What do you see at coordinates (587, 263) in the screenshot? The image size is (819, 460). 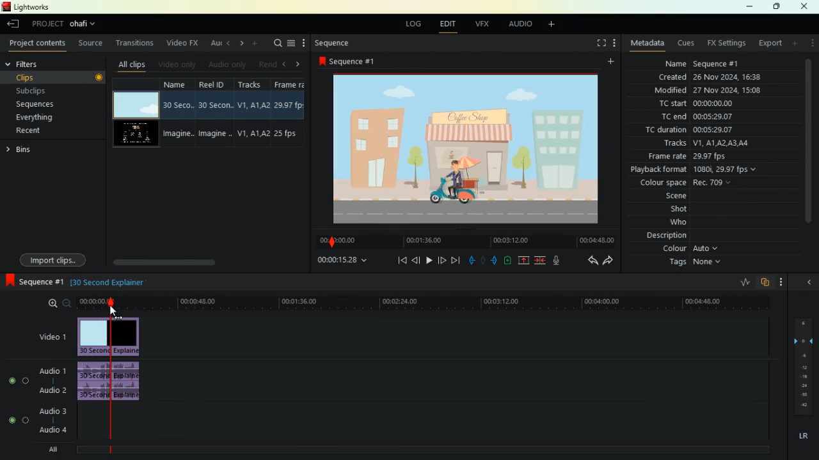 I see `back` at bounding box center [587, 263].